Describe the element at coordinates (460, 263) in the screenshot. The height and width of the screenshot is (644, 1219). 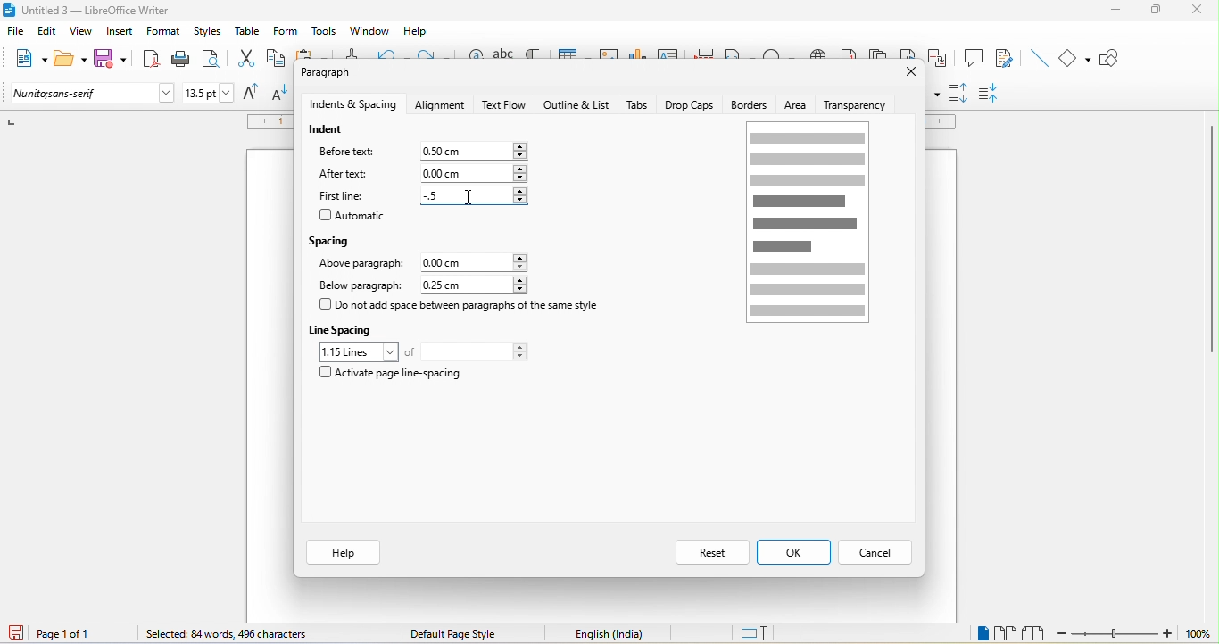
I see `0.00 cm` at that location.